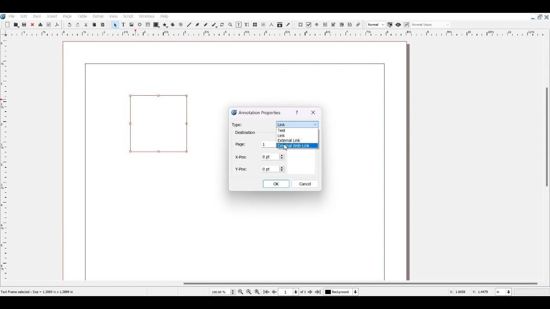 Image resolution: width=550 pixels, height=309 pixels. I want to click on Select Current Page, so click(223, 292).